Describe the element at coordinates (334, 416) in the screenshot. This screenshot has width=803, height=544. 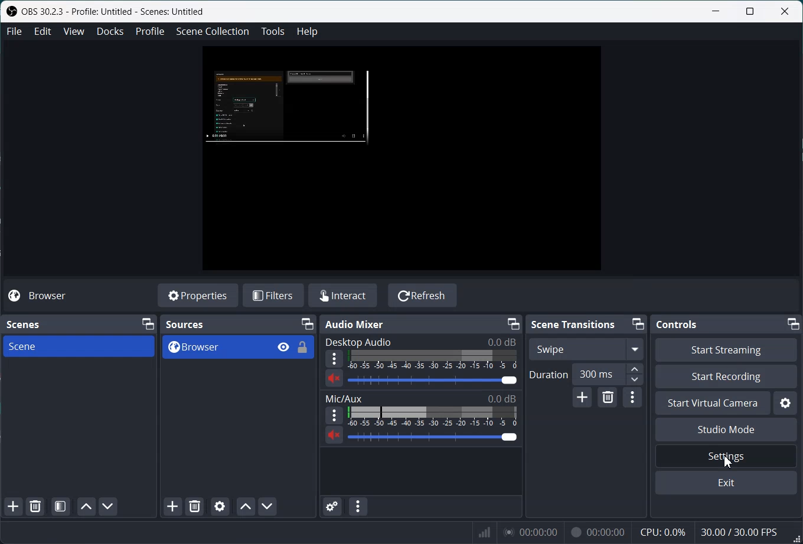
I see `More` at that location.